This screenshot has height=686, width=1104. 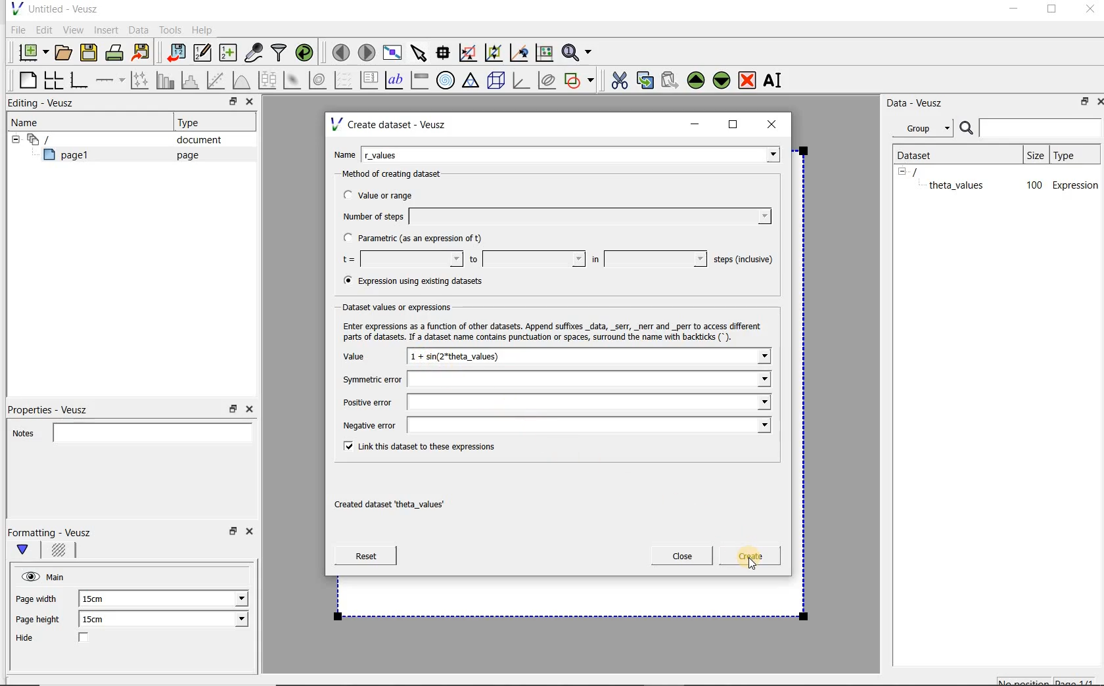 What do you see at coordinates (111, 80) in the screenshot?
I see `add an axis to a plot` at bounding box center [111, 80].